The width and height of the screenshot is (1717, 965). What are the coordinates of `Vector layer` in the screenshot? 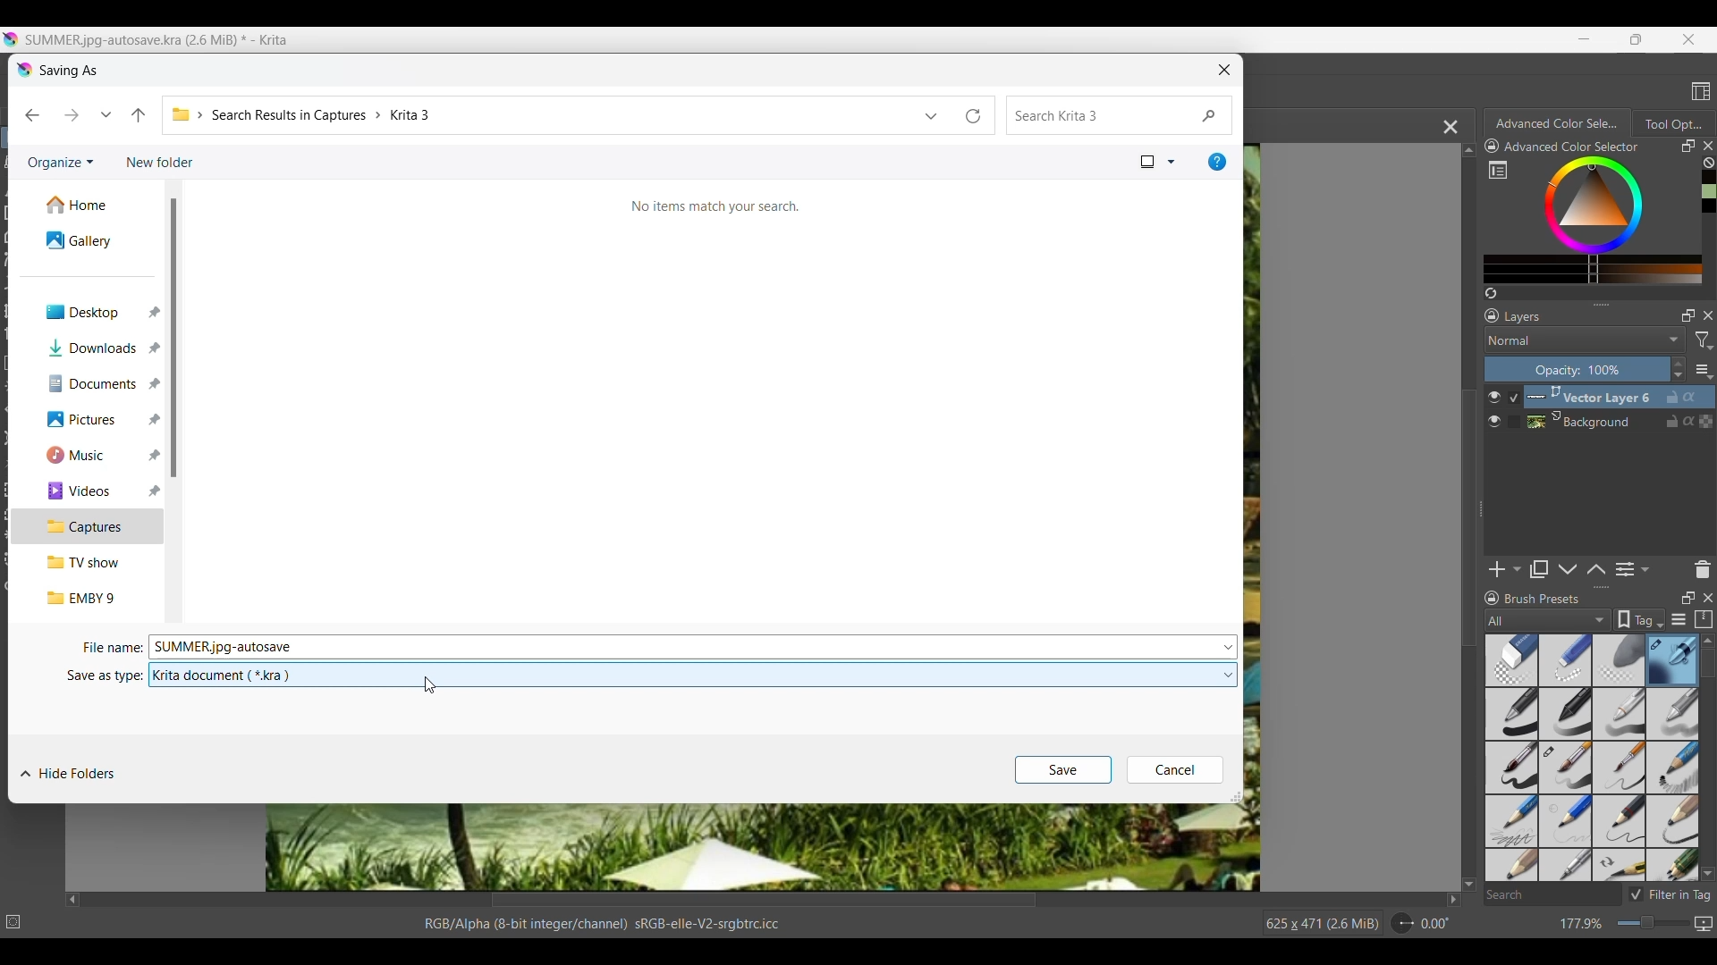 It's located at (1620, 397).